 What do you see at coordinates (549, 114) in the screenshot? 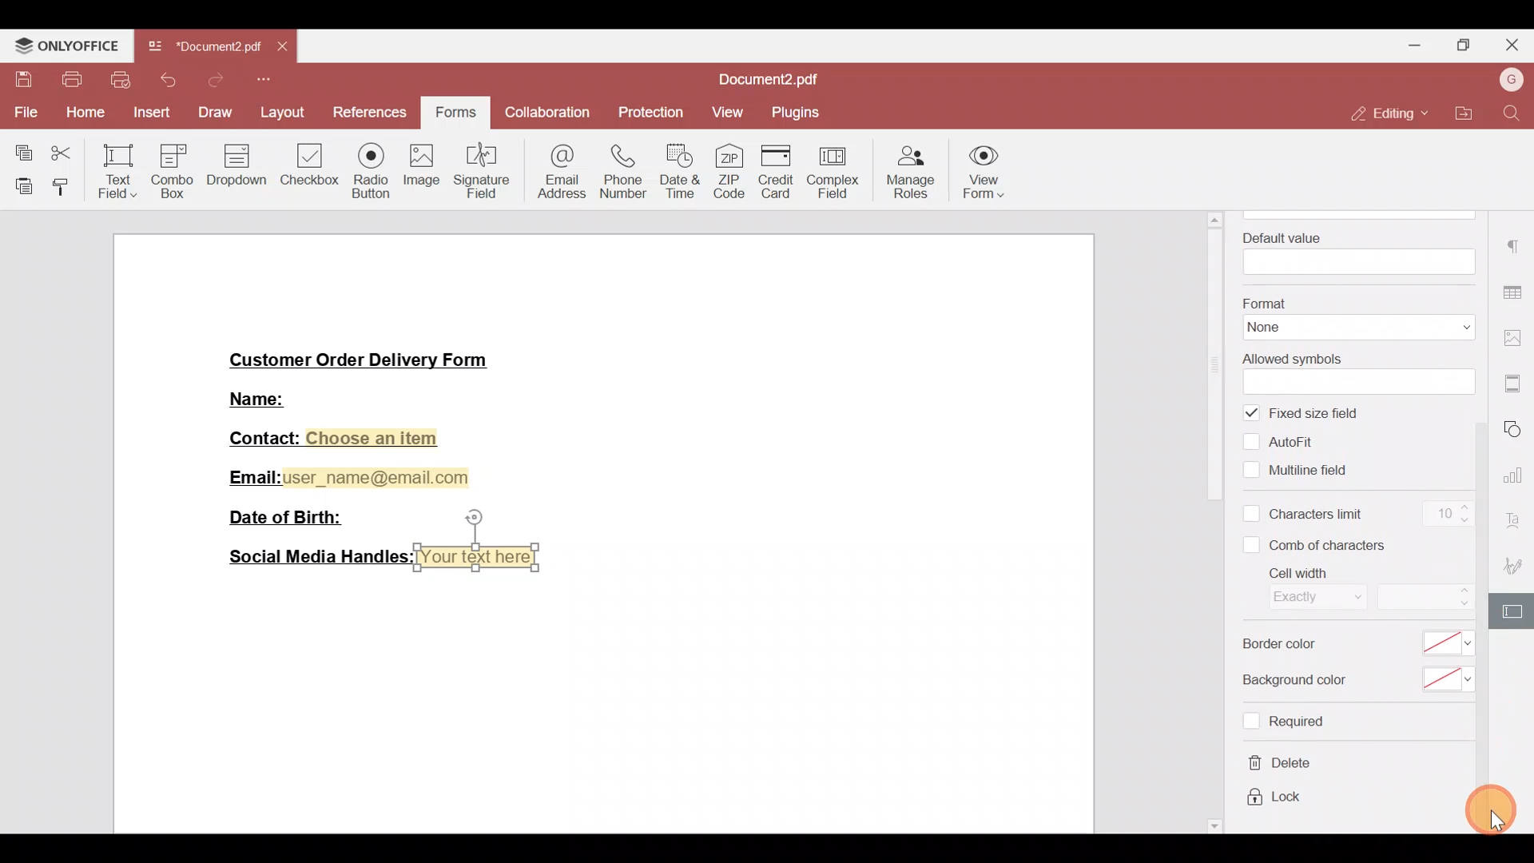
I see `Collaboration` at bounding box center [549, 114].